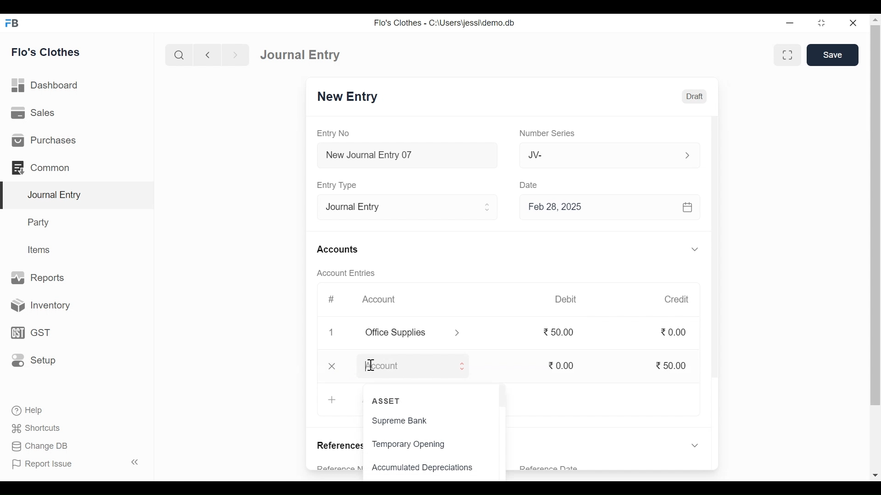 The image size is (881, 495). What do you see at coordinates (235, 55) in the screenshot?
I see `Navigate Forward` at bounding box center [235, 55].